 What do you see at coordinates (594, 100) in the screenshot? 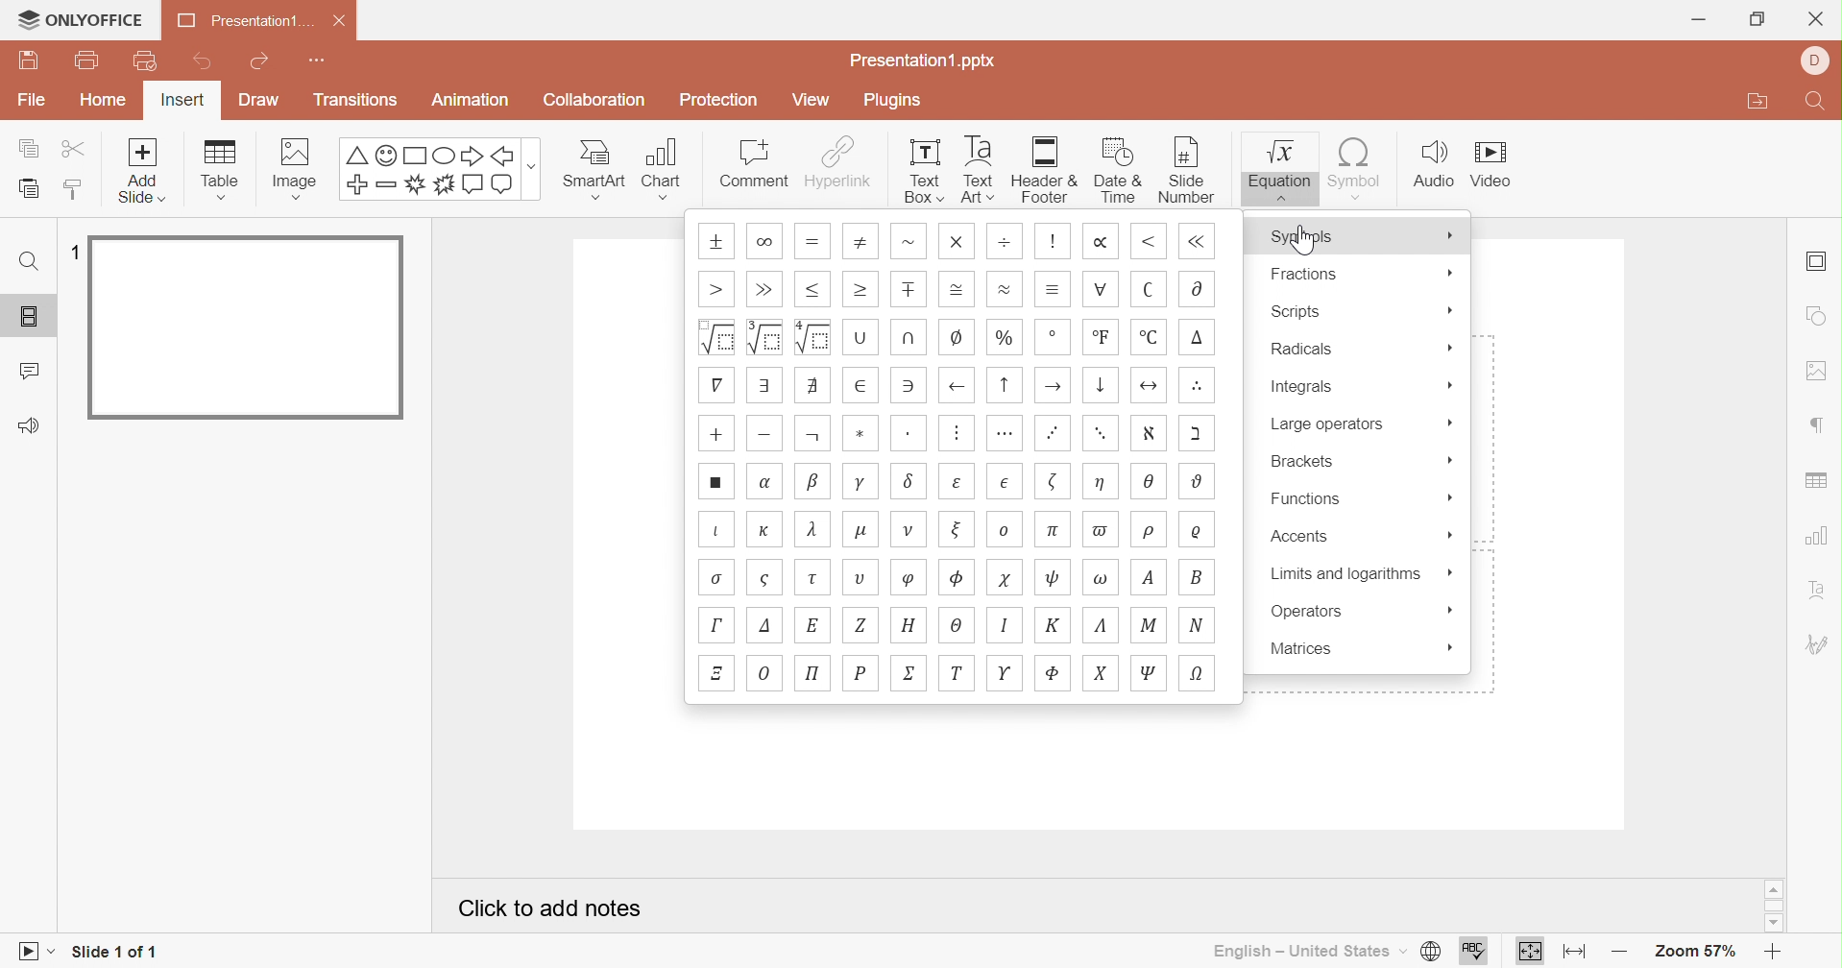
I see `Collaboration` at bounding box center [594, 100].